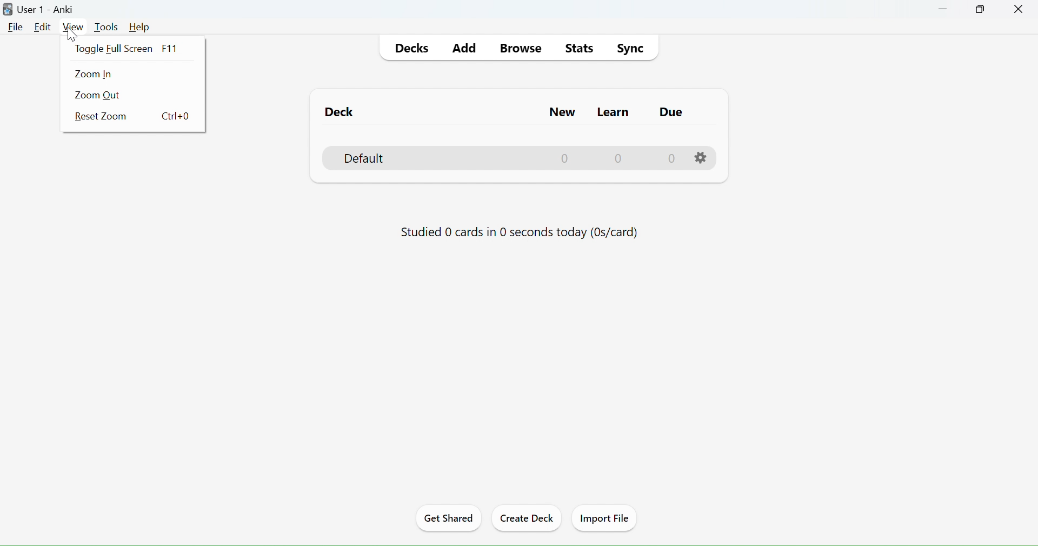 This screenshot has width=1038, height=546. I want to click on User 1 - Anki, so click(49, 9).